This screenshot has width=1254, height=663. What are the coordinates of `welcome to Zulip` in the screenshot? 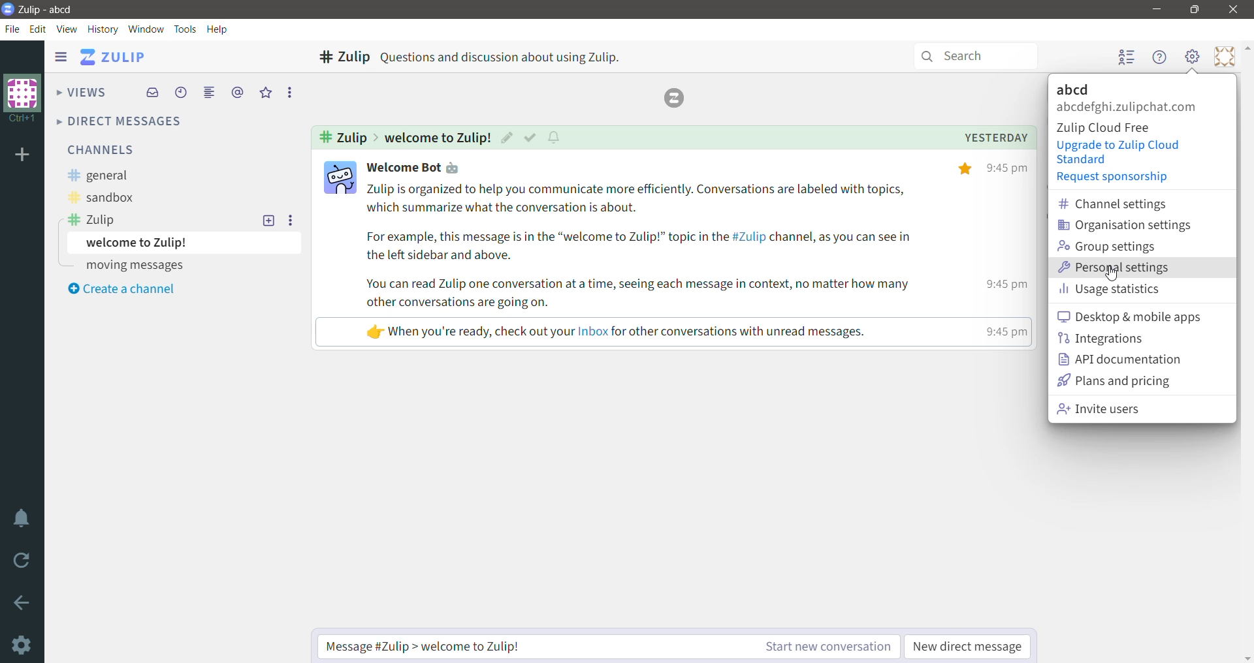 It's located at (184, 243).